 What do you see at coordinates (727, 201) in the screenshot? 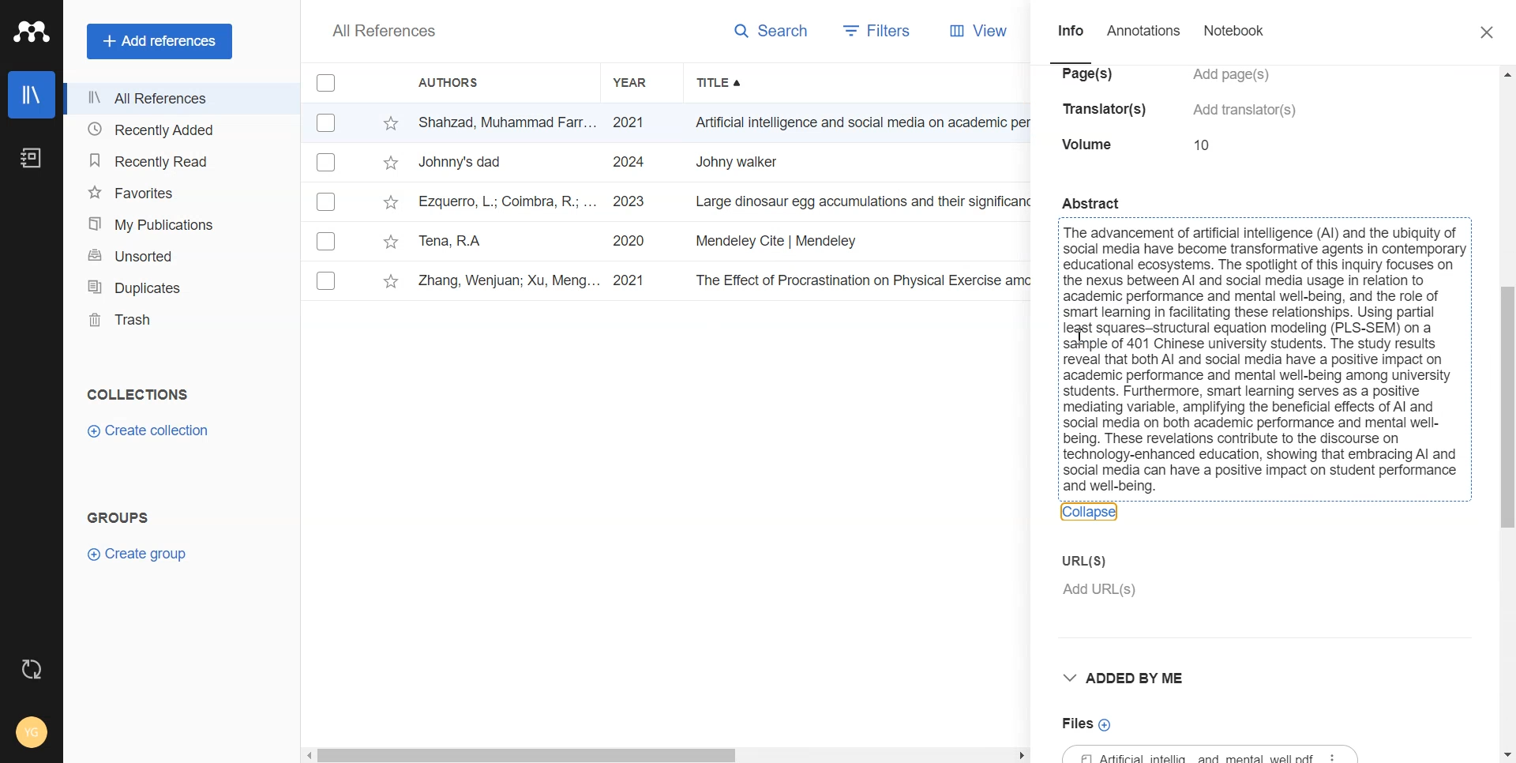
I see `tv Ezquerro, L.; Coimbra, R.; ... 2023 Large dinosaur egg accumulations and their significance for understanding ne... Geoscience Frontiers ~~ 12/18/2024` at bounding box center [727, 201].